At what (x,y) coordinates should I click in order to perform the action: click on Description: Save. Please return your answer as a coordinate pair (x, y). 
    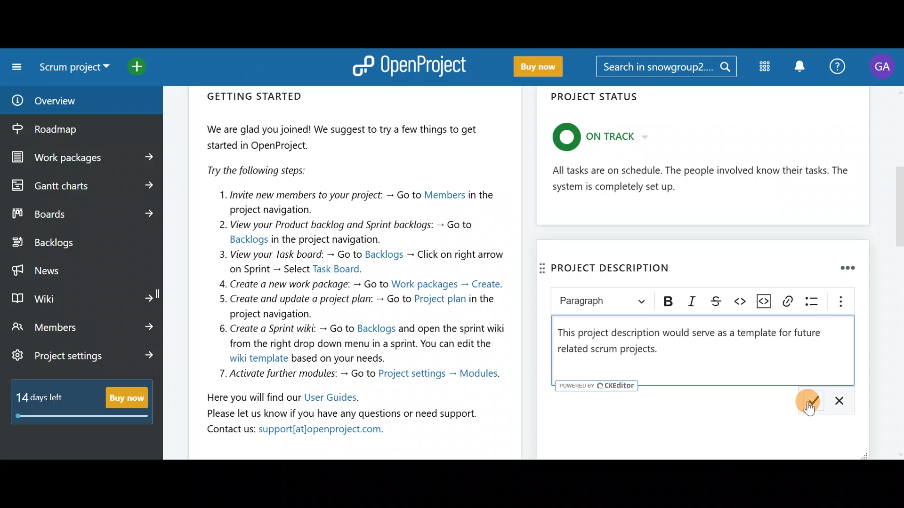
    Looking at the image, I should click on (810, 399).